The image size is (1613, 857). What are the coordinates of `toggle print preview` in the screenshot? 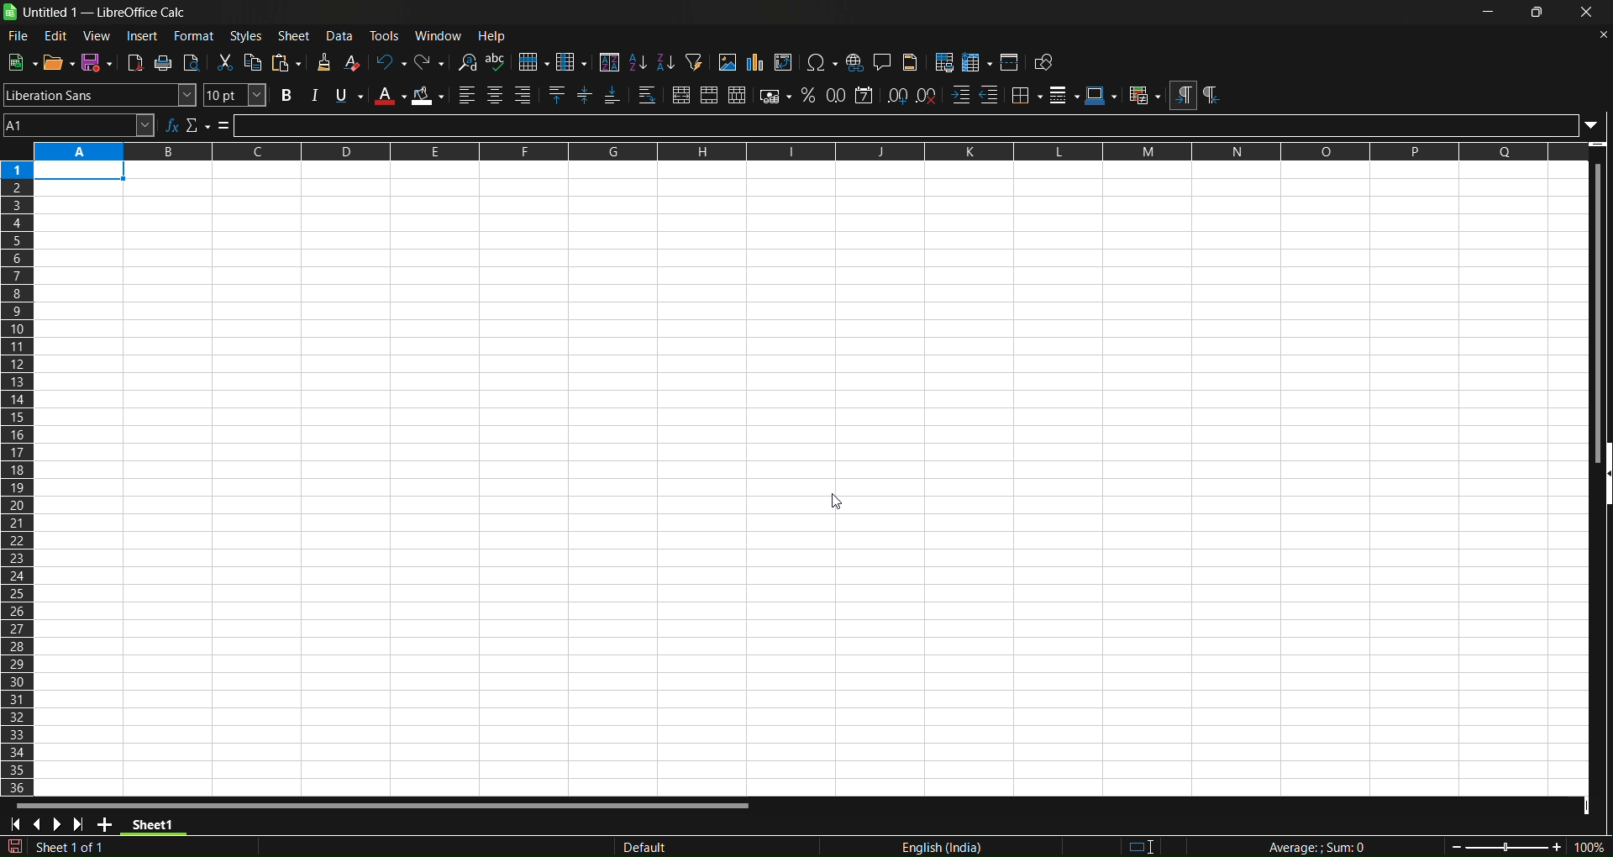 It's located at (192, 63).